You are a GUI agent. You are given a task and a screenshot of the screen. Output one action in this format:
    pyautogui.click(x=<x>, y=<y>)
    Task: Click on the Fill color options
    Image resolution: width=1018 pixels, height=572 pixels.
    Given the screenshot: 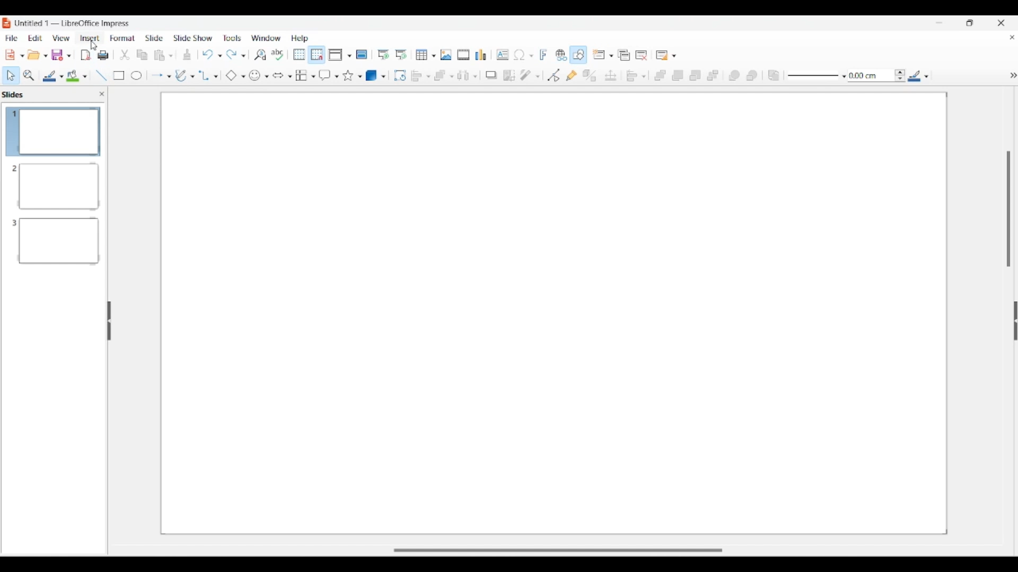 What is the action you would take?
    pyautogui.click(x=77, y=76)
    